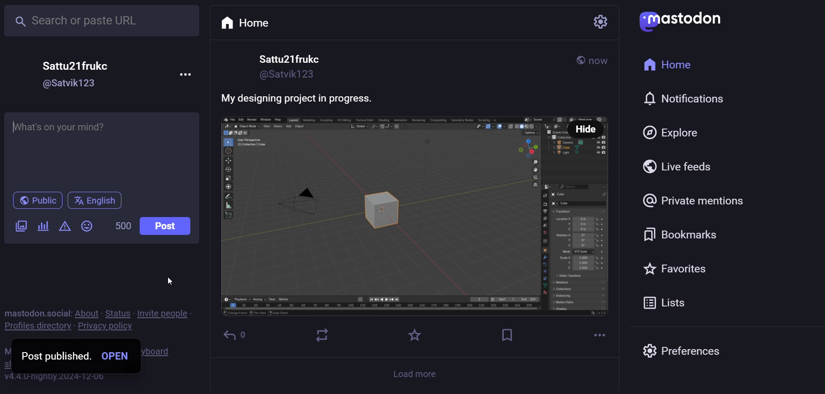 Image resolution: width=825 pixels, height=394 pixels. Describe the element at coordinates (288, 58) in the screenshot. I see `name` at that location.